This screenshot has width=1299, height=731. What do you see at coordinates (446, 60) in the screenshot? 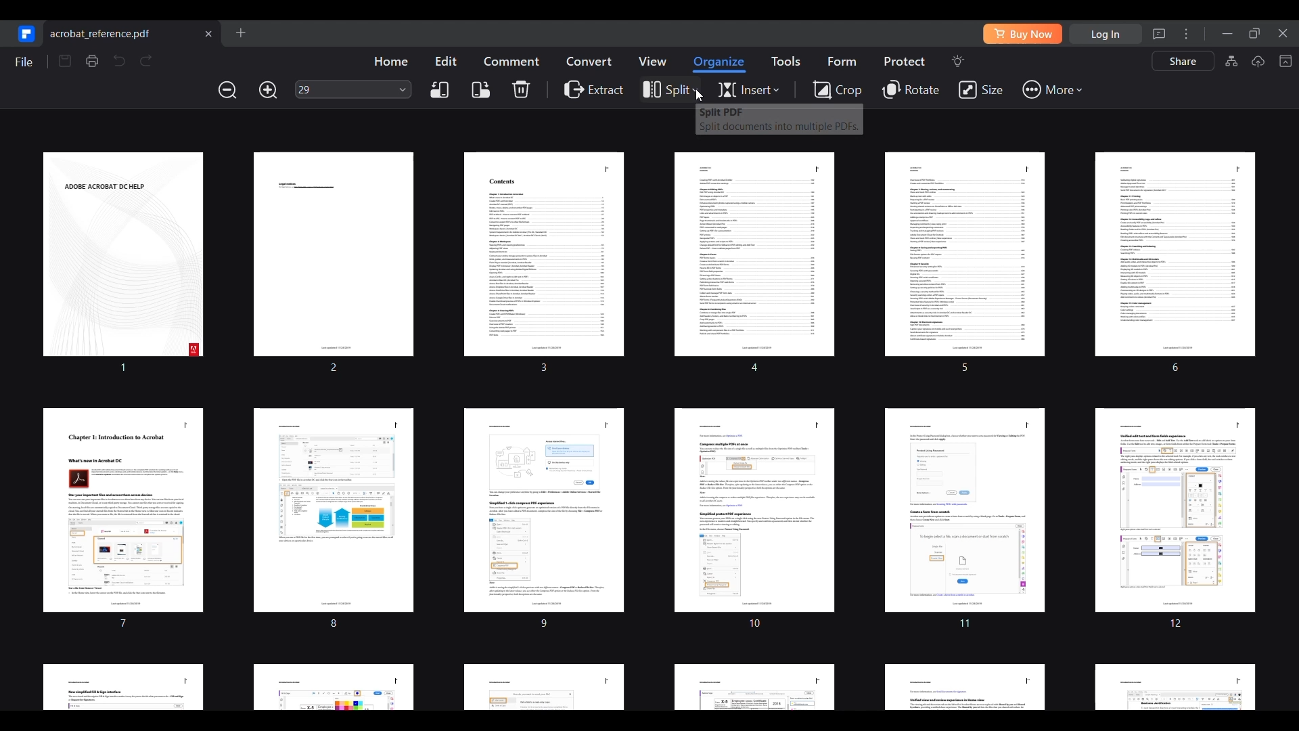
I see `Edit` at bounding box center [446, 60].